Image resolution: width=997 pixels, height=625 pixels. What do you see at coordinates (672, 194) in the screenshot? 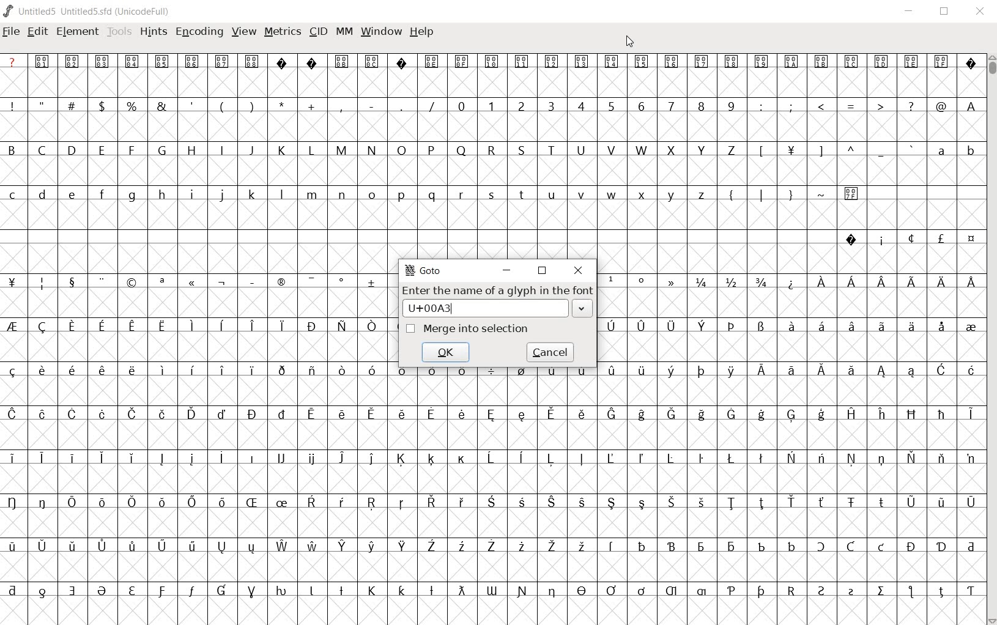
I see `y` at bounding box center [672, 194].